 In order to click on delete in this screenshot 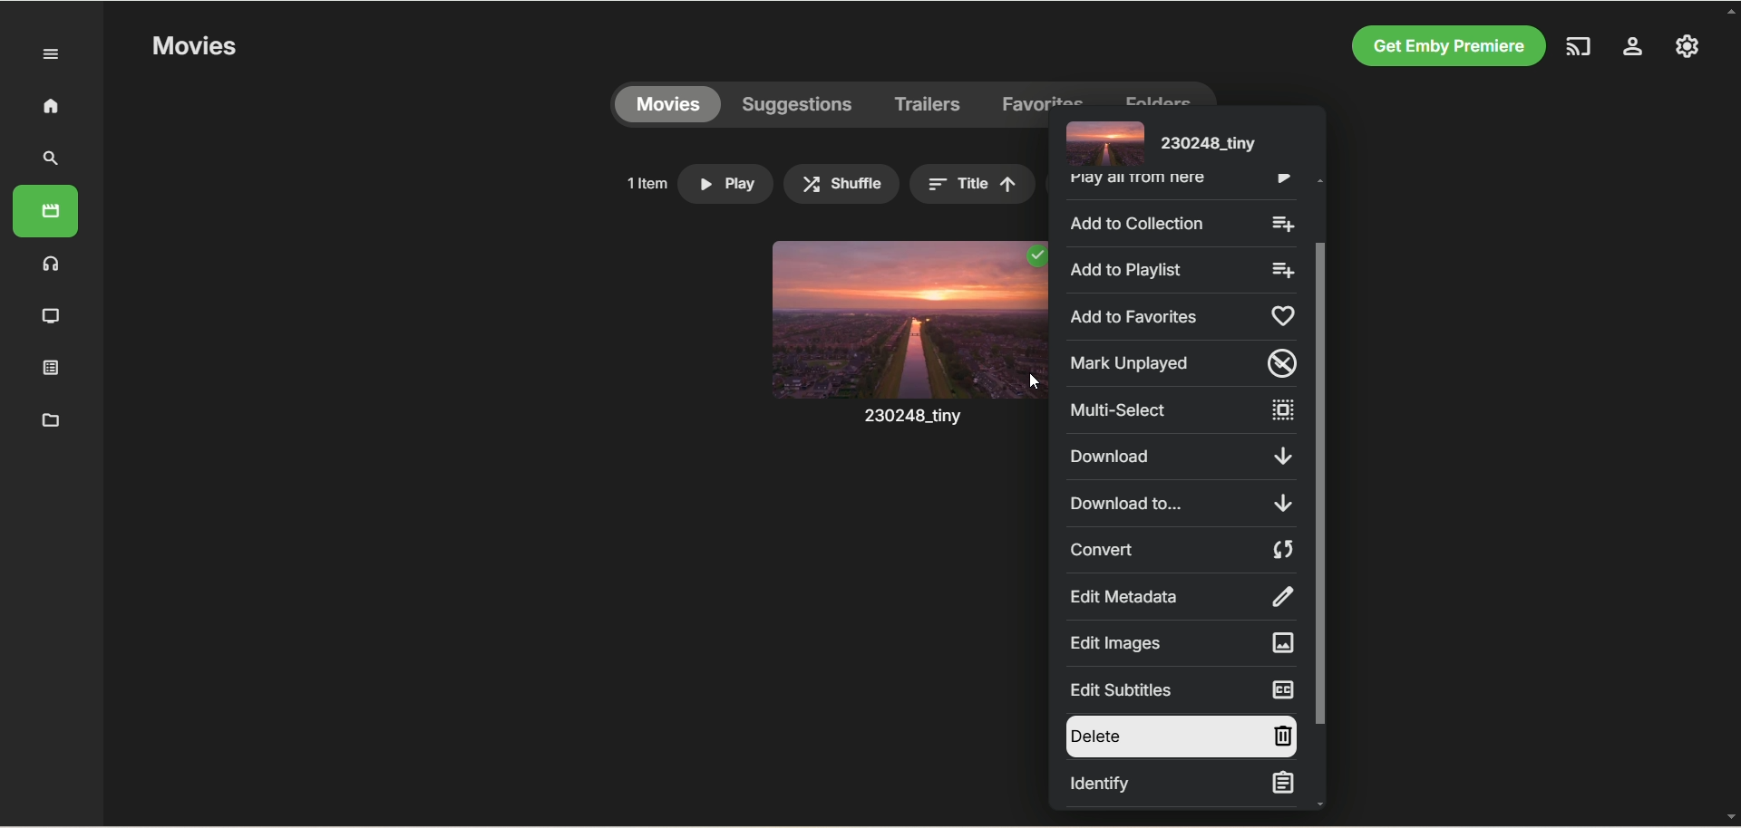, I will do `click(1179, 737)`.